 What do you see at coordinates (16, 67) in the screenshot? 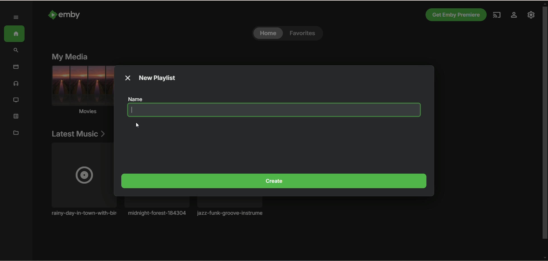
I see `movies` at bounding box center [16, 67].